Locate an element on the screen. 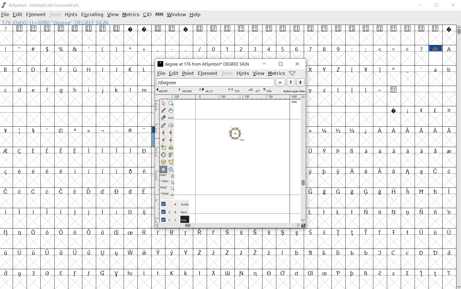 The width and height of the screenshot is (461, 289). empty glyph slots is located at coordinates (78, 201).